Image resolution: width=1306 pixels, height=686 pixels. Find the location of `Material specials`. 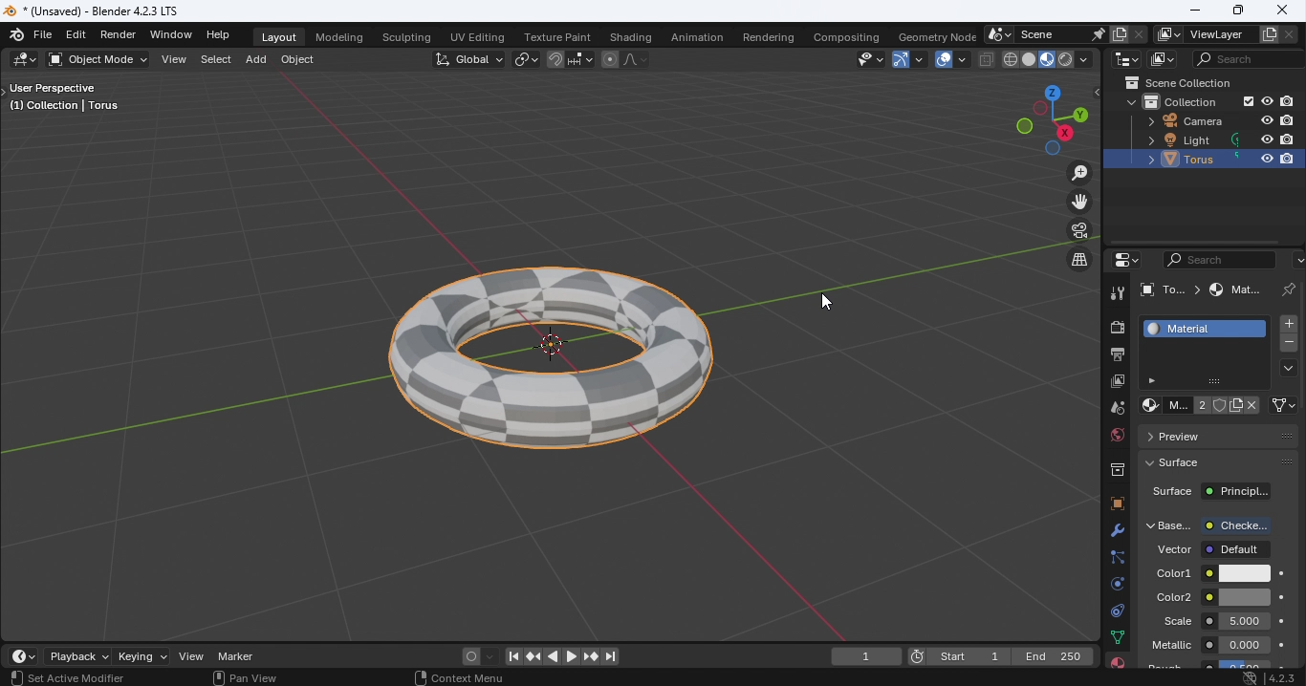

Material specials is located at coordinates (1286, 369).